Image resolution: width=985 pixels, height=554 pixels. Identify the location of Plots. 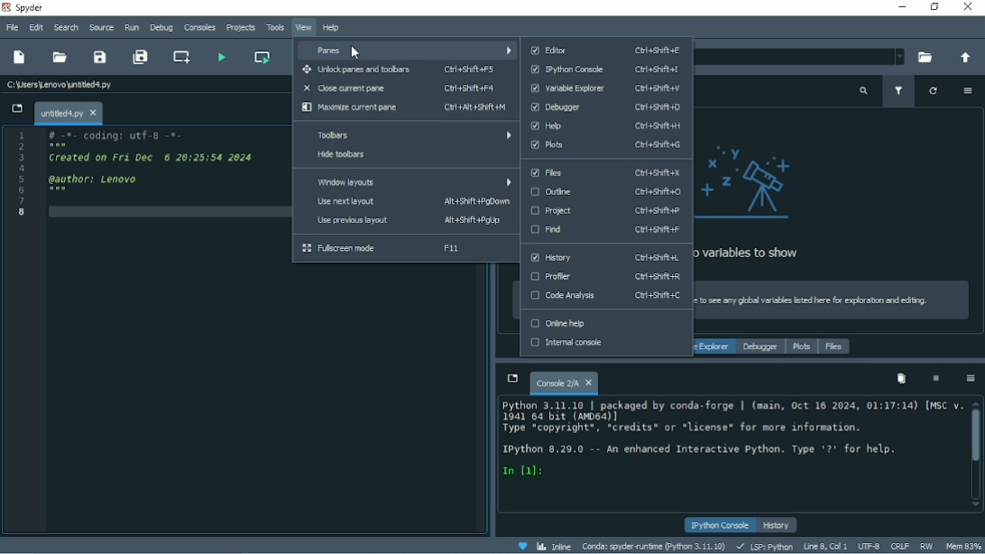
(607, 145).